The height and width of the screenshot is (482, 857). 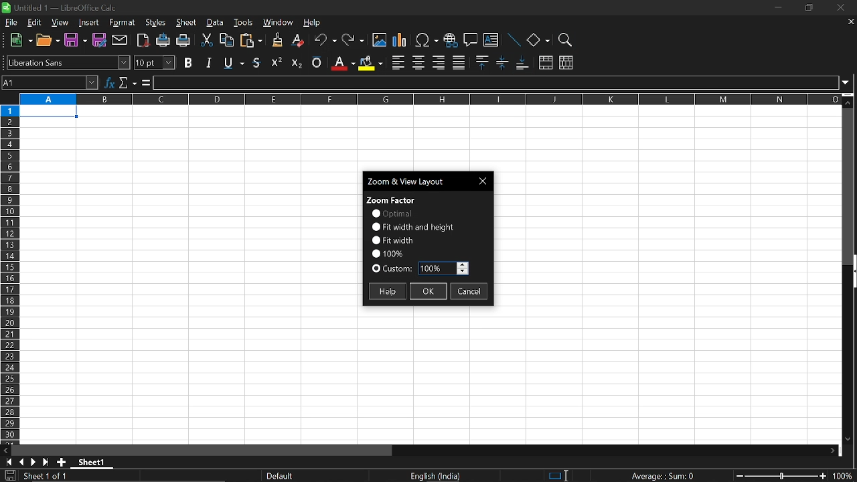 I want to click on minimize, so click(x=777, y=7).